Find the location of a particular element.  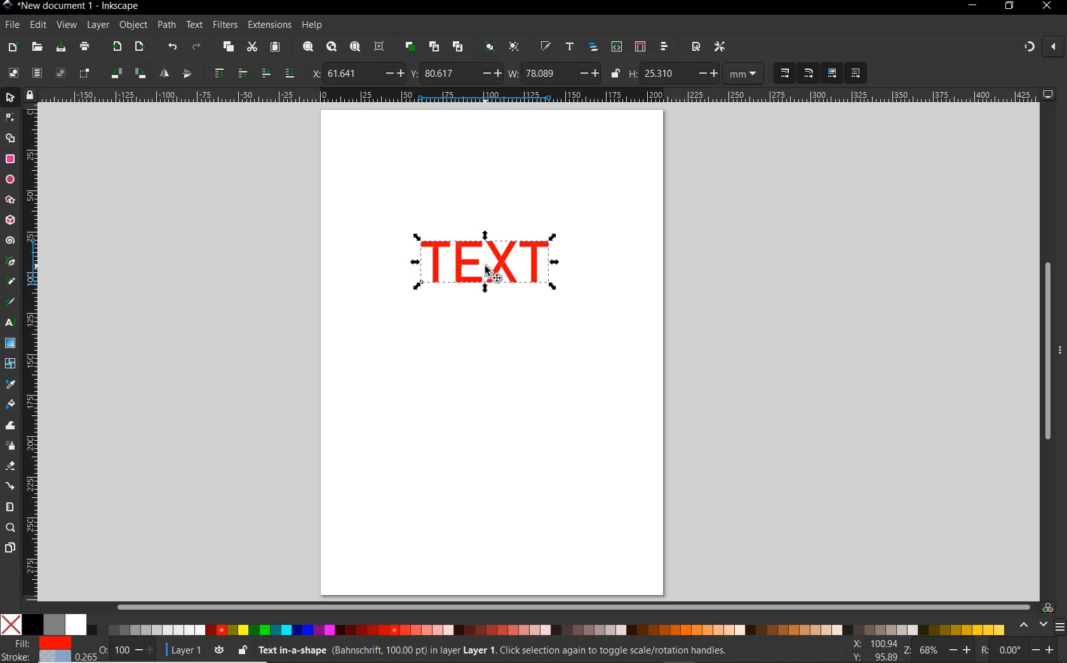

open document properties is located at coordinates (695, 46).